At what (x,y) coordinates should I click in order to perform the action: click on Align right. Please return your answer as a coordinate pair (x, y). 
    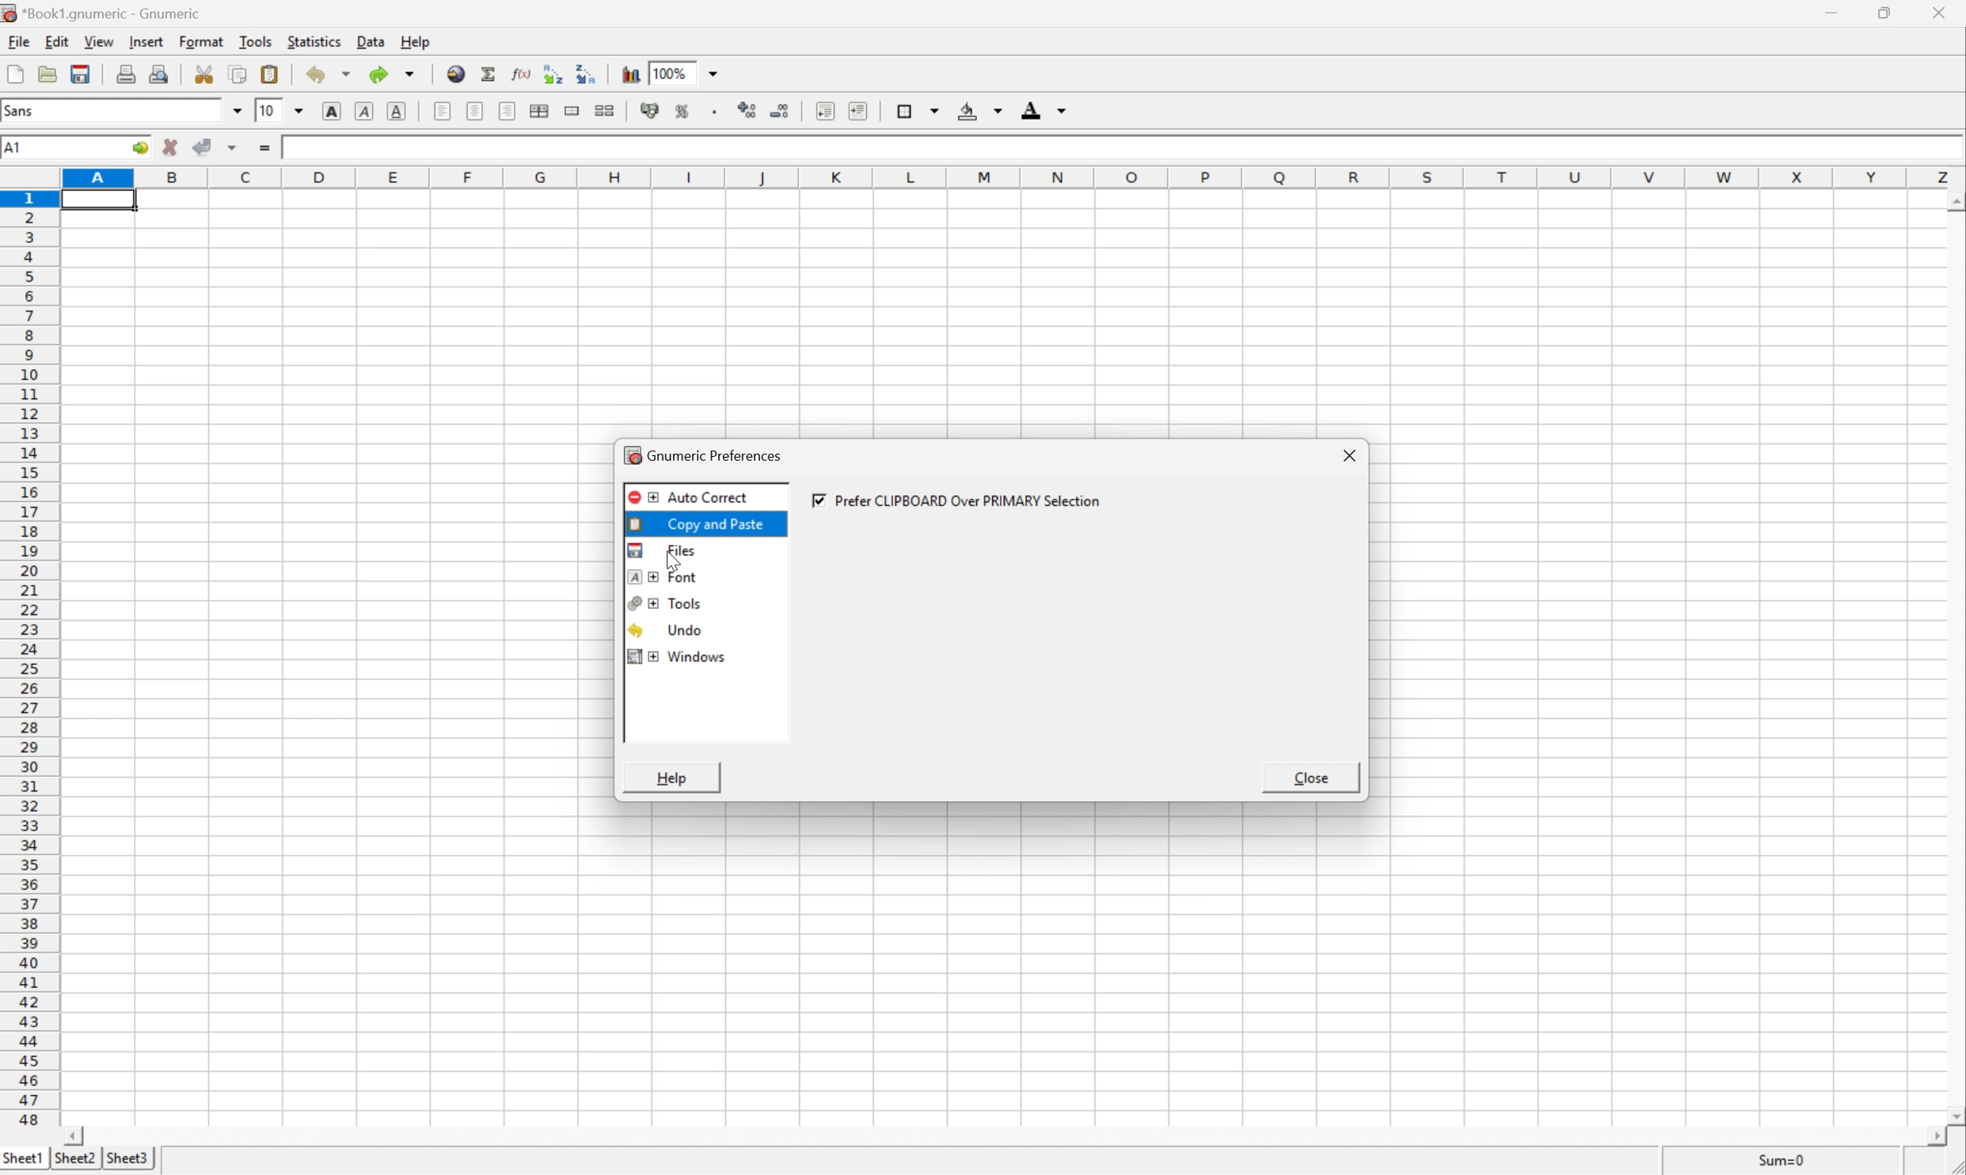
    Looking at the image, I should click on (508, 111).